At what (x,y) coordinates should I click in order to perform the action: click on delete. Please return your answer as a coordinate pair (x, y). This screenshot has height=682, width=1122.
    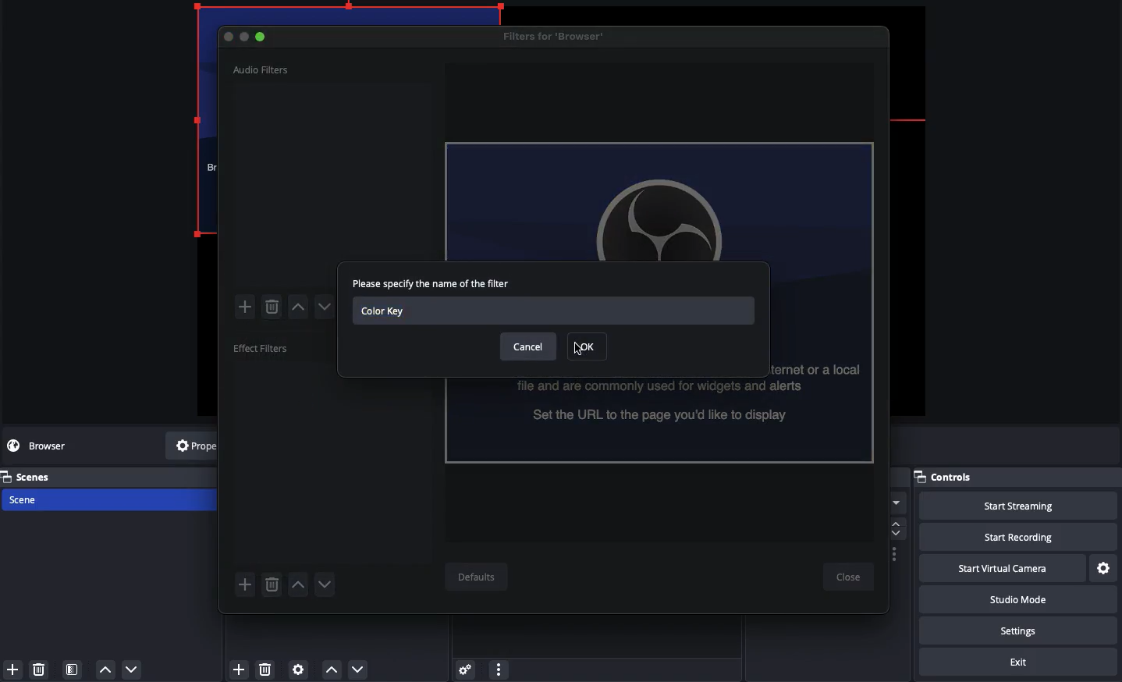
    Looking at the image, I should click on (41, 670).